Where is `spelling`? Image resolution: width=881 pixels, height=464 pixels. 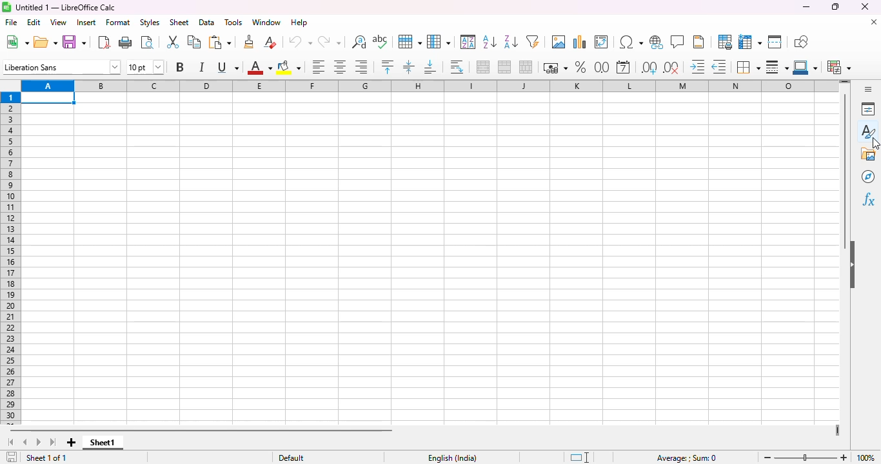
spelling is located at coordinates (381, 41).